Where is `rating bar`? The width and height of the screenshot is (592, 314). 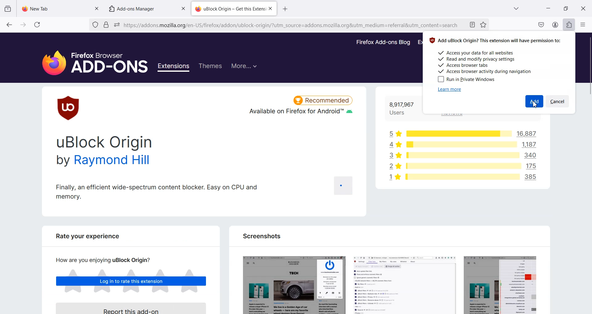 rating bar is located at coordinates (462, 176).